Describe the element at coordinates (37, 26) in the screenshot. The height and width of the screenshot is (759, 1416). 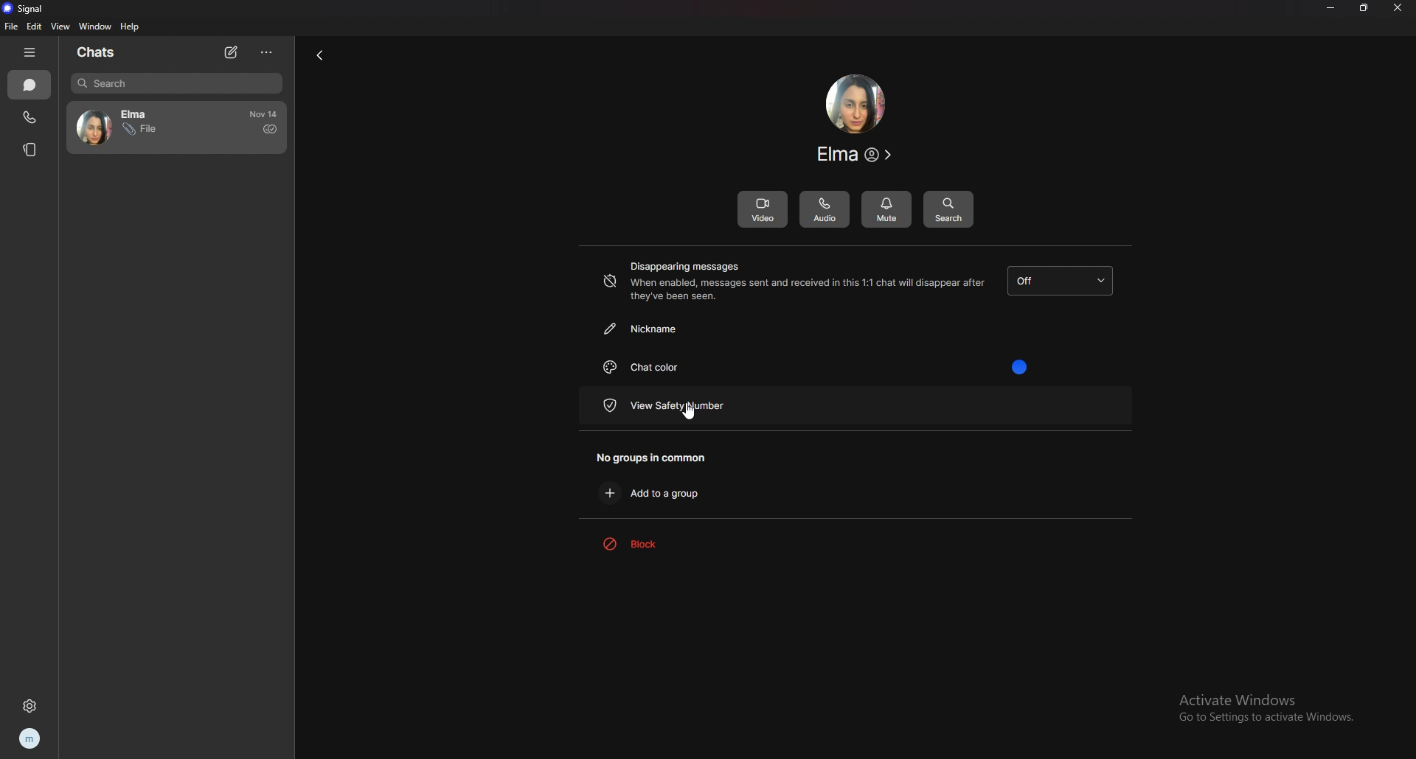
I see `edit` at that location.